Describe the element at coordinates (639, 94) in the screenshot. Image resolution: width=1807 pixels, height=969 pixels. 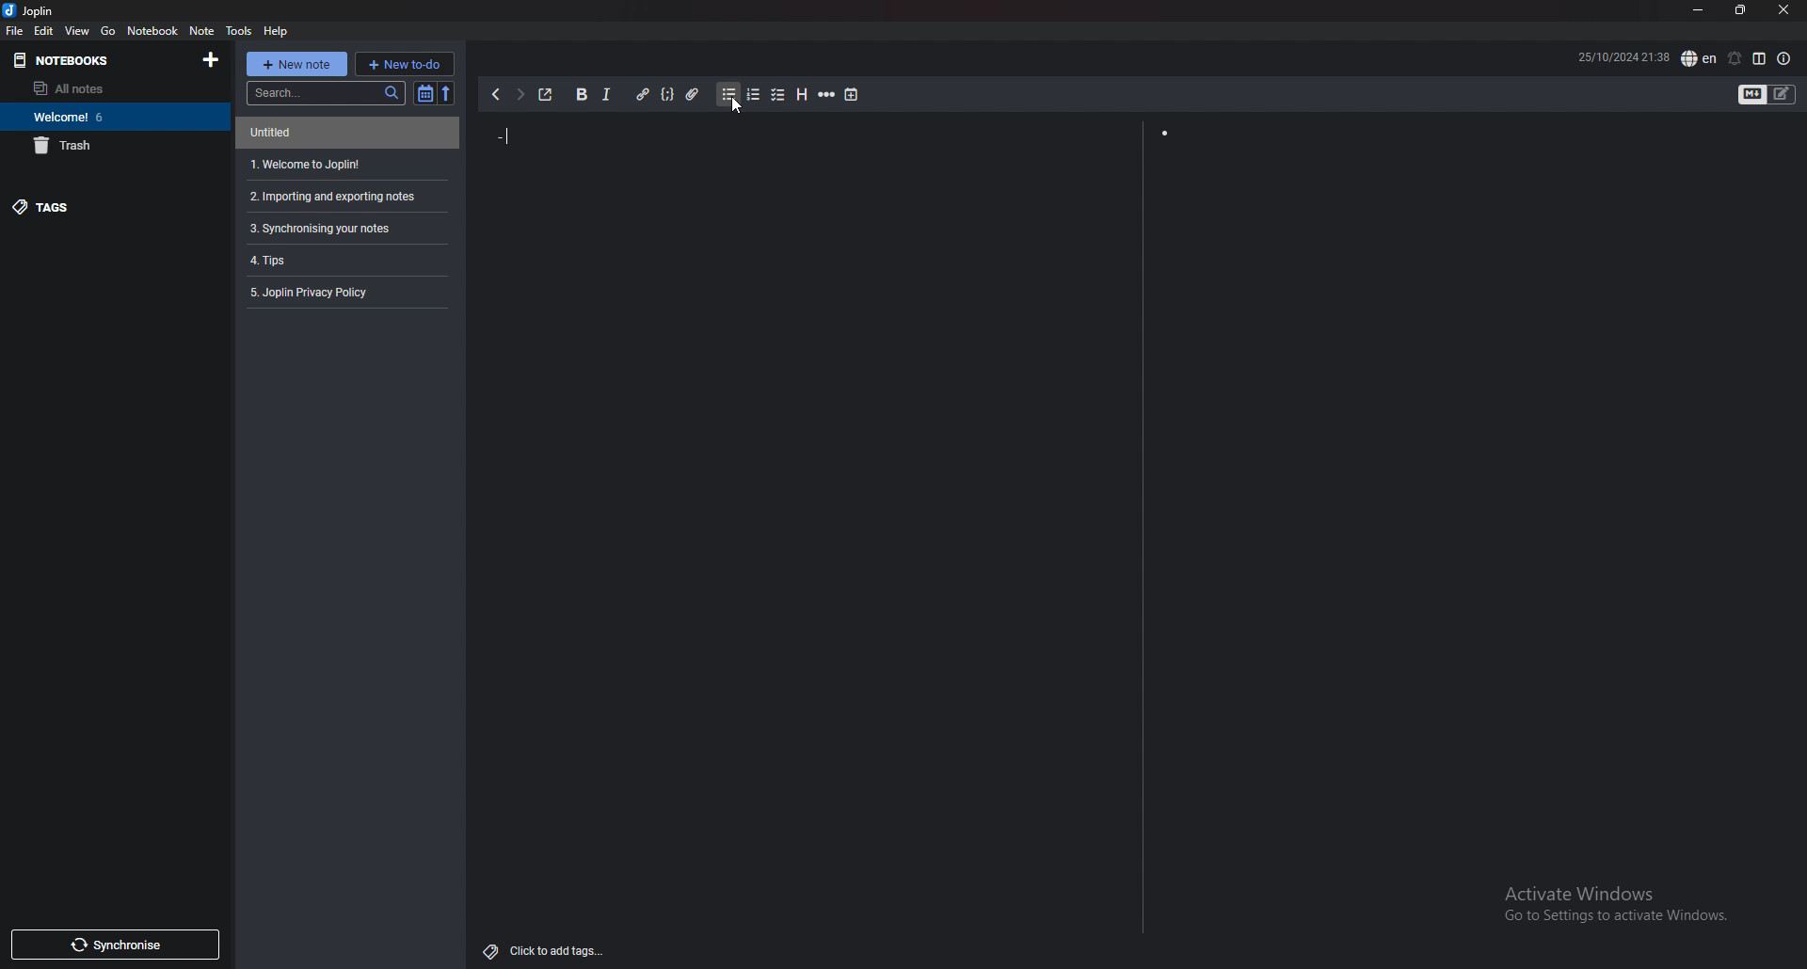
I see `hyperlink` at that location.